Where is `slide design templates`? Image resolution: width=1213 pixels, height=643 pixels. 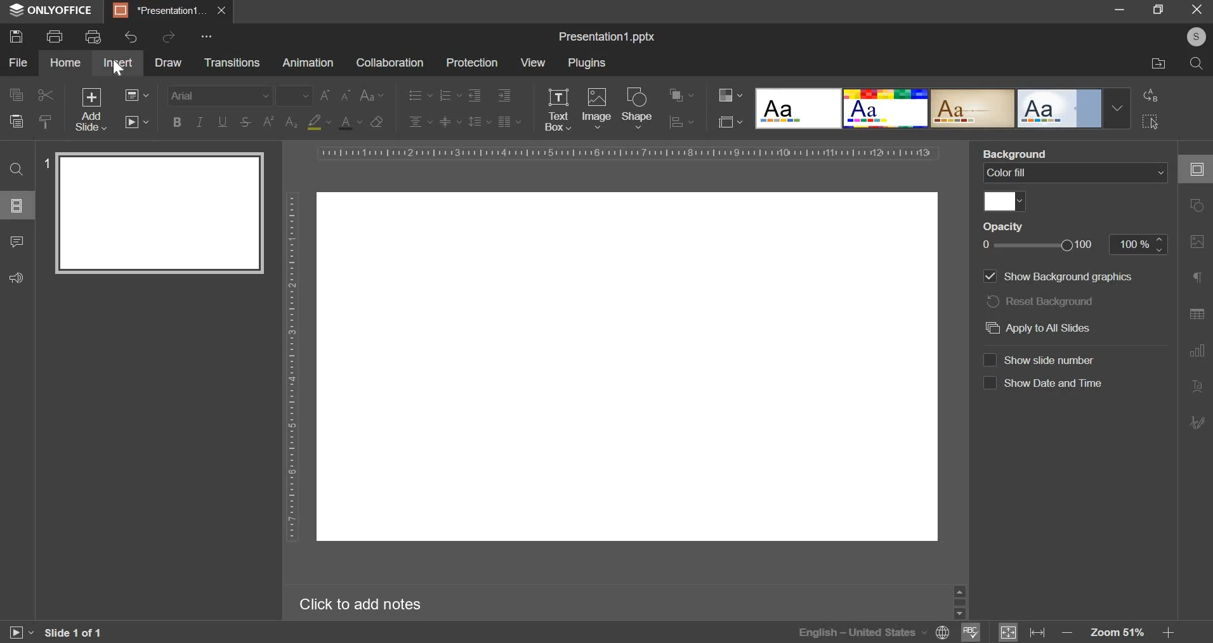 slide design templates is located at coordinates (943, 107).